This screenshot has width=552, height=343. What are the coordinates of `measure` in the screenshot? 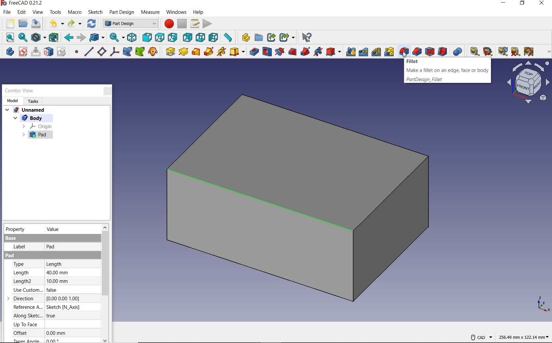 It's located at (152, 13).